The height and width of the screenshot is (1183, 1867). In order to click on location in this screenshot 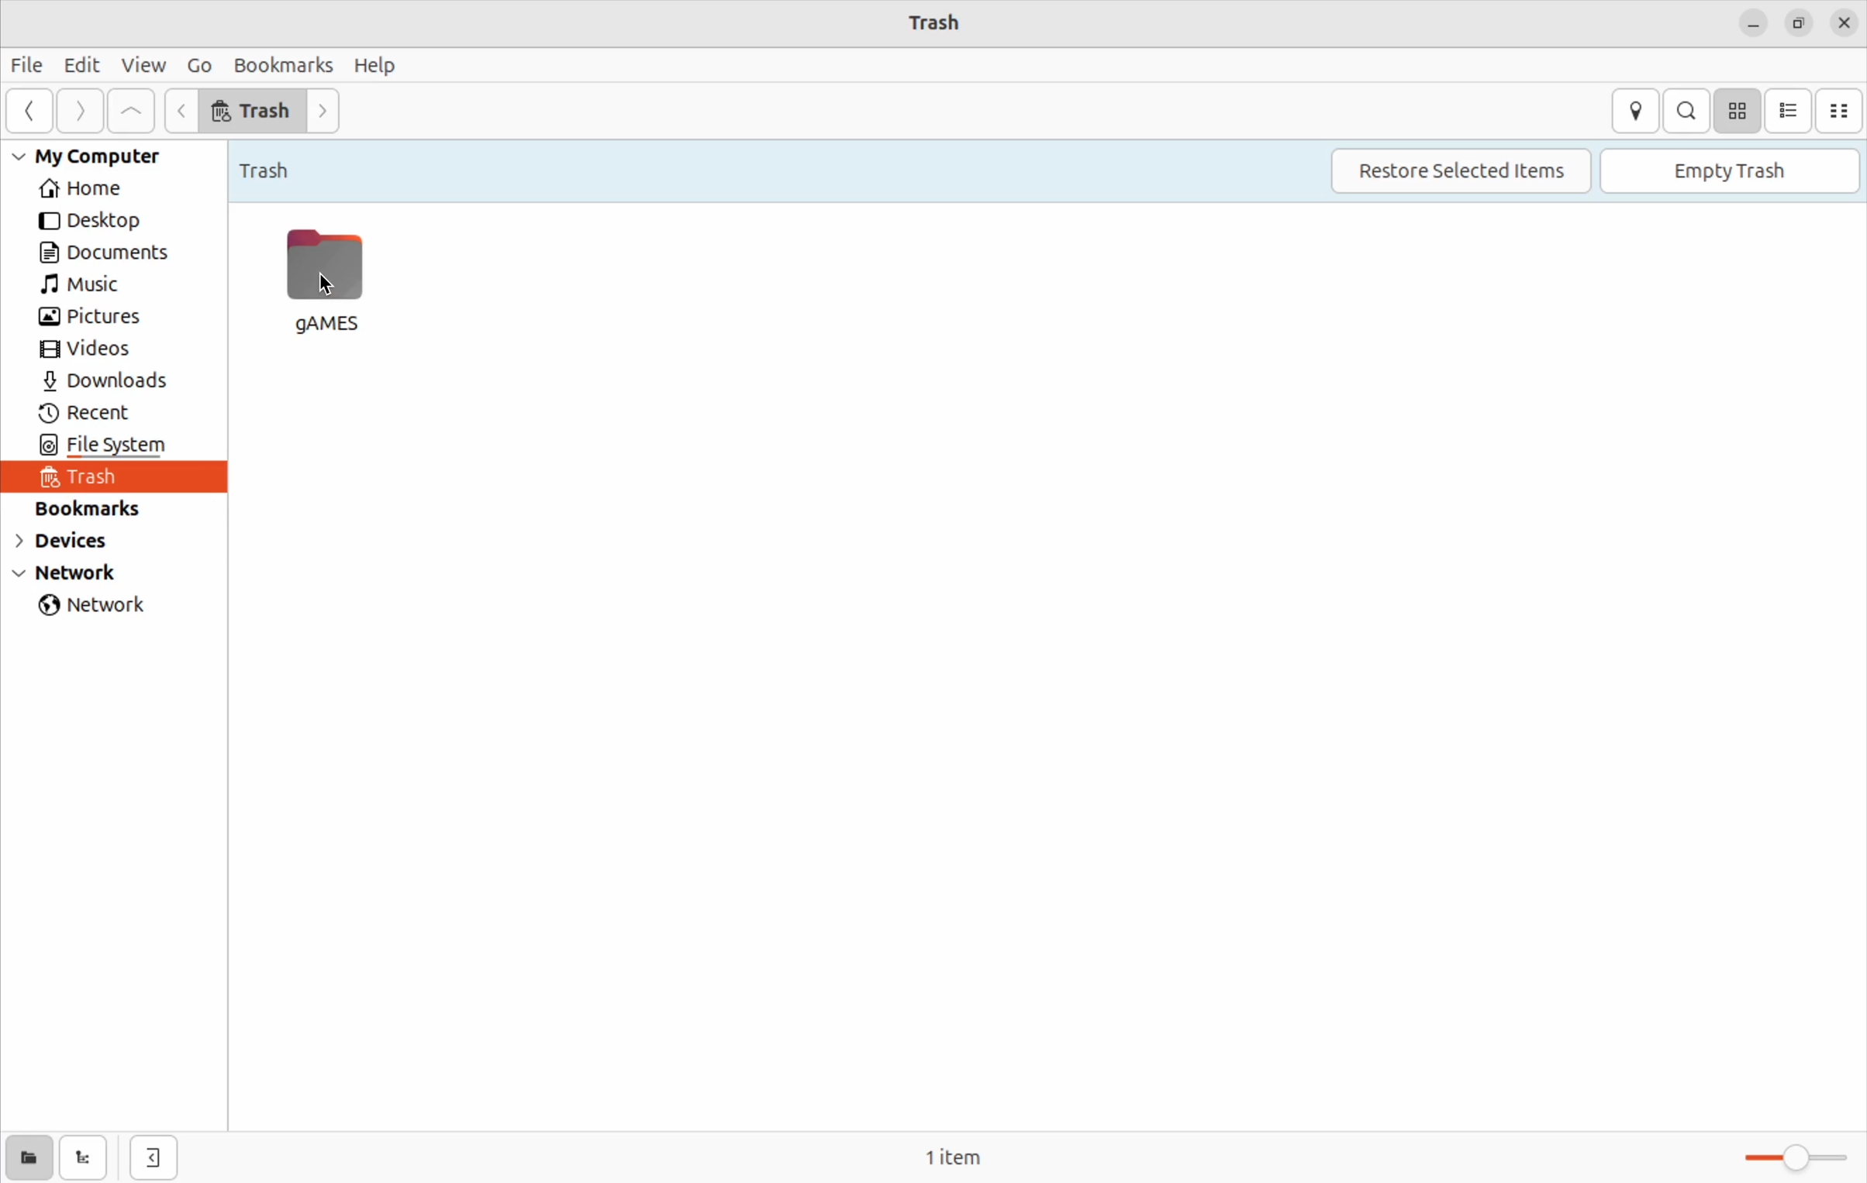, I will do `click(1634, 111)`.